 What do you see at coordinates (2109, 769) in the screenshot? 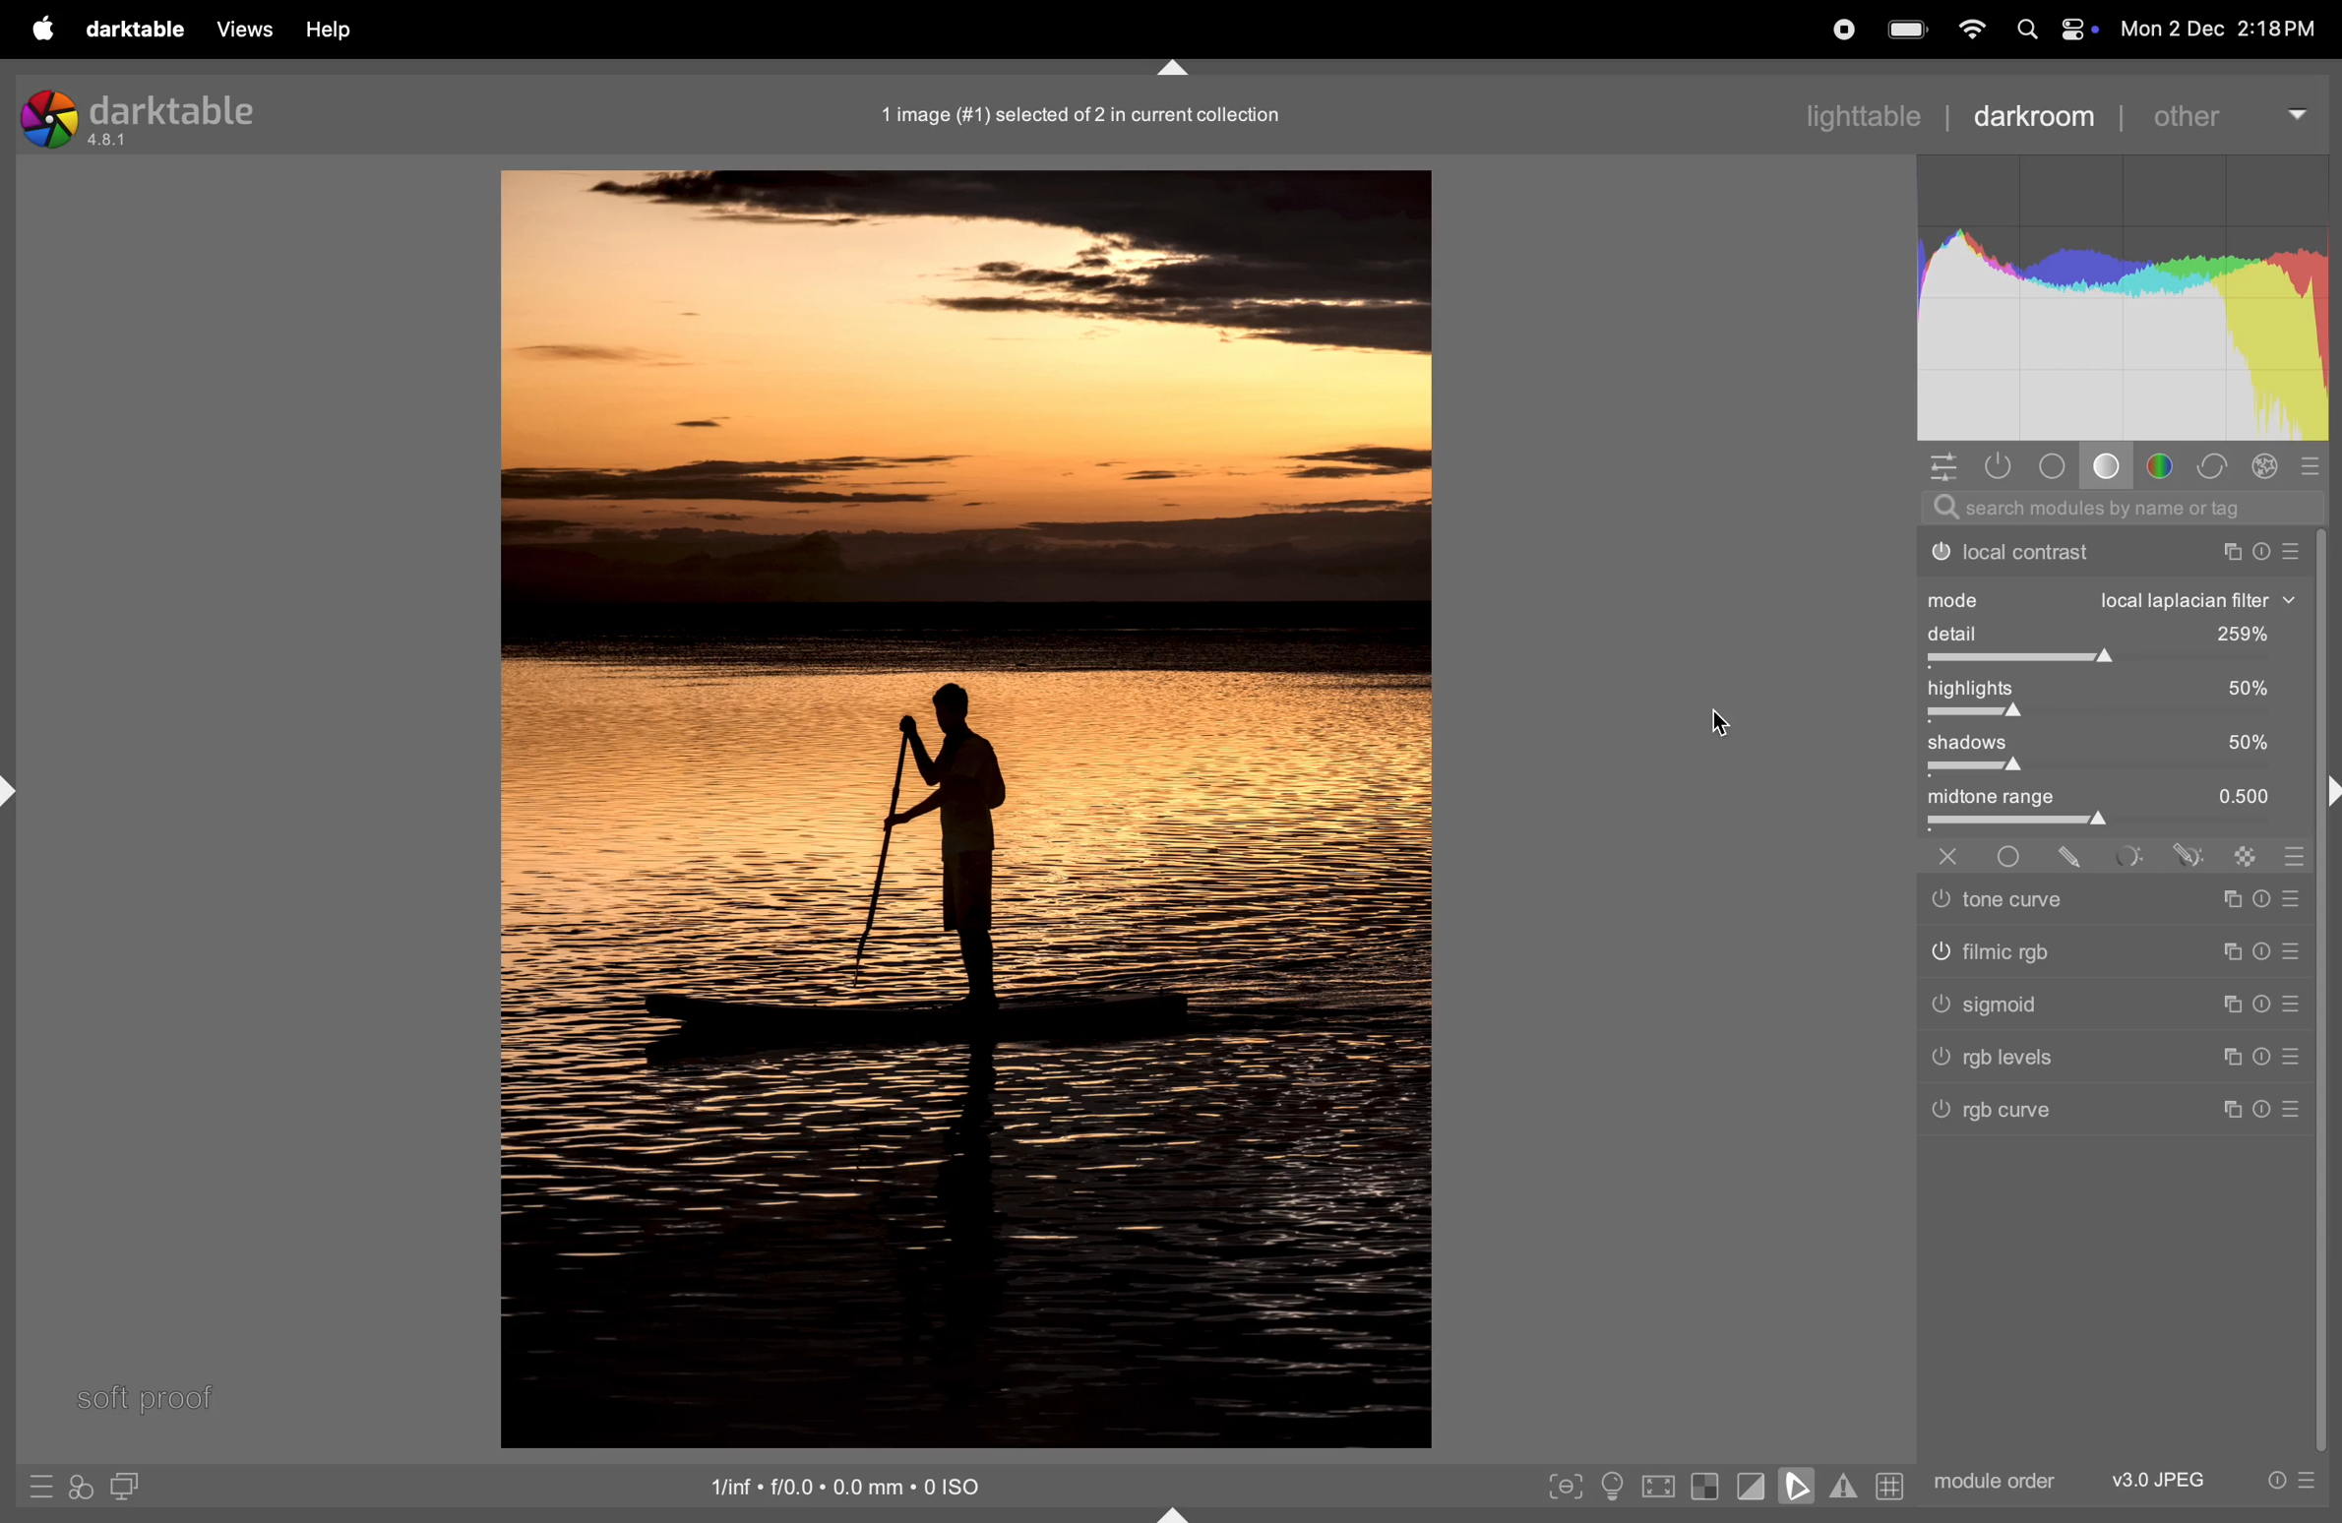
I see `toggle bar` at bounding box center [2109, 769].